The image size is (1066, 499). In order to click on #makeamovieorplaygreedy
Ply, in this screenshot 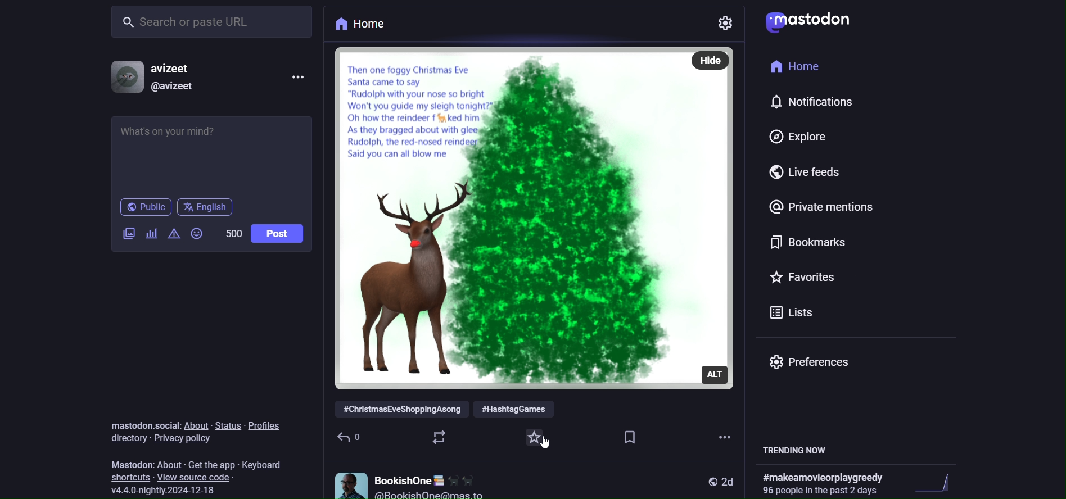, I will do `click(823, 483)`.